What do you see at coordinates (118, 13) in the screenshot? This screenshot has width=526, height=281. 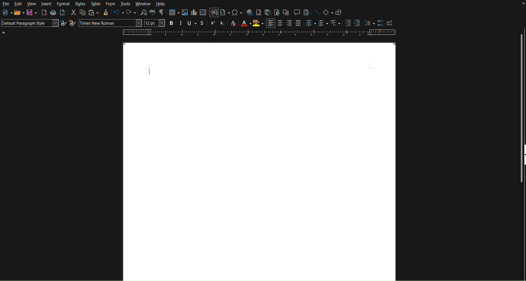 I see `Undo` at bounding box center [118, 13].